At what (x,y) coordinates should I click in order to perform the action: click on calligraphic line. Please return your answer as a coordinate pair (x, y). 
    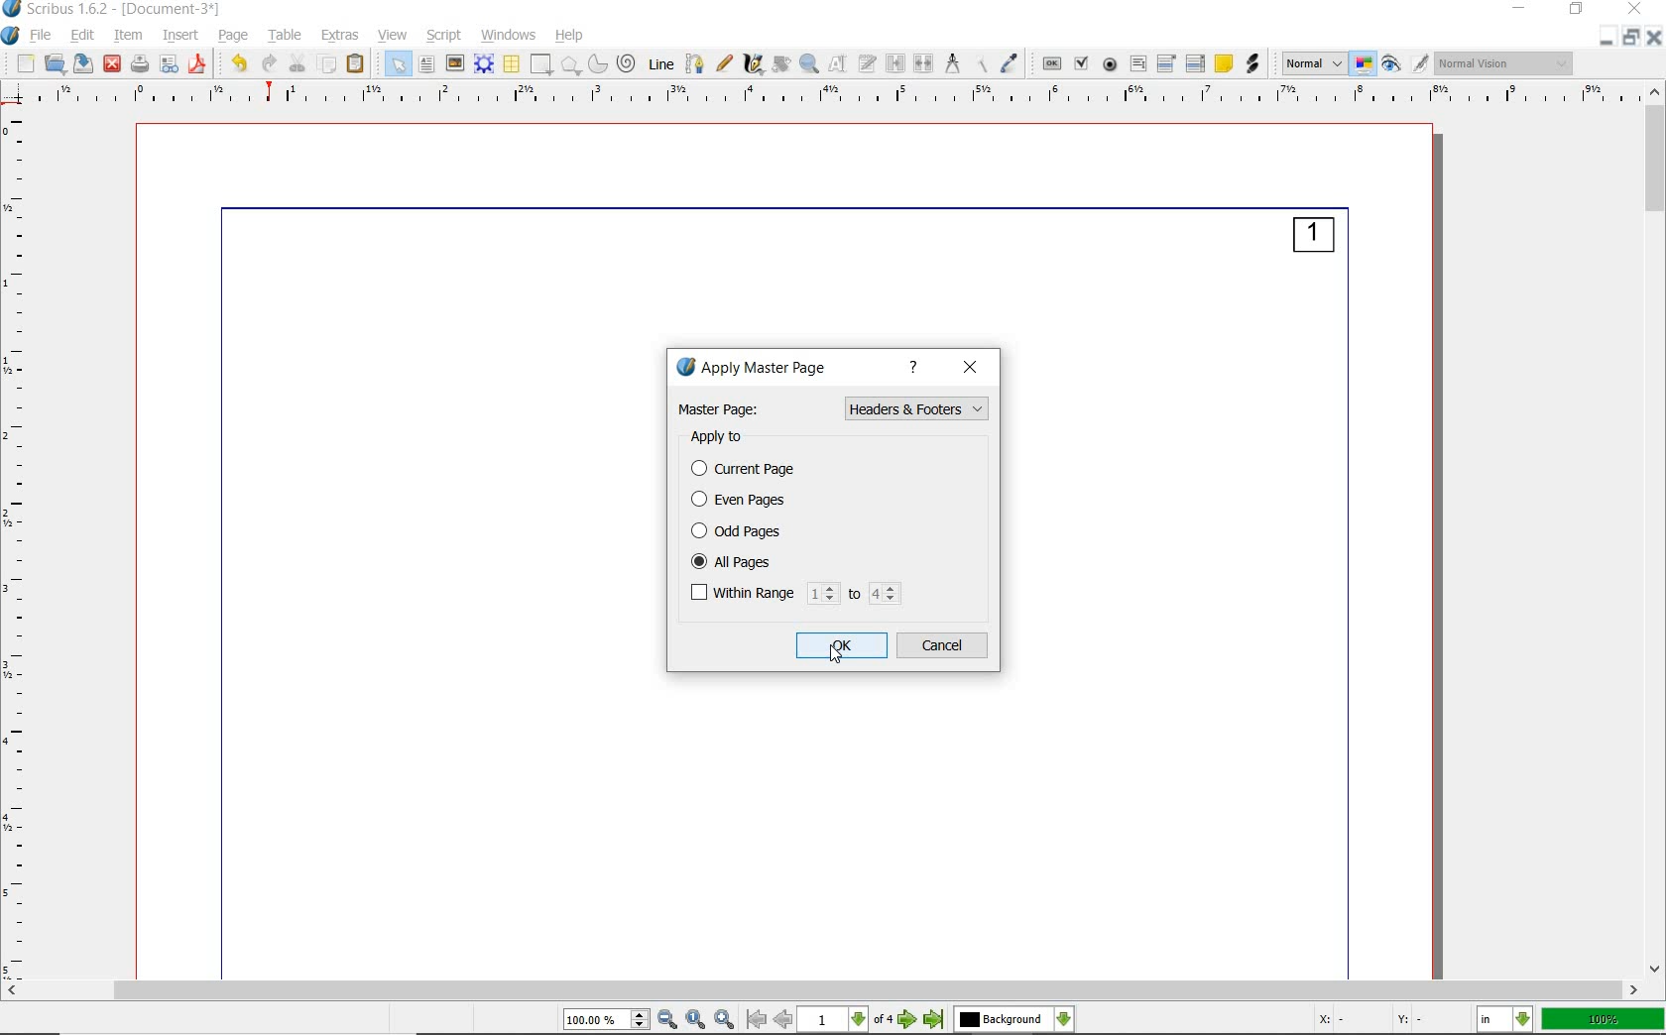
    Looking at the image, I should click on (754, 65).